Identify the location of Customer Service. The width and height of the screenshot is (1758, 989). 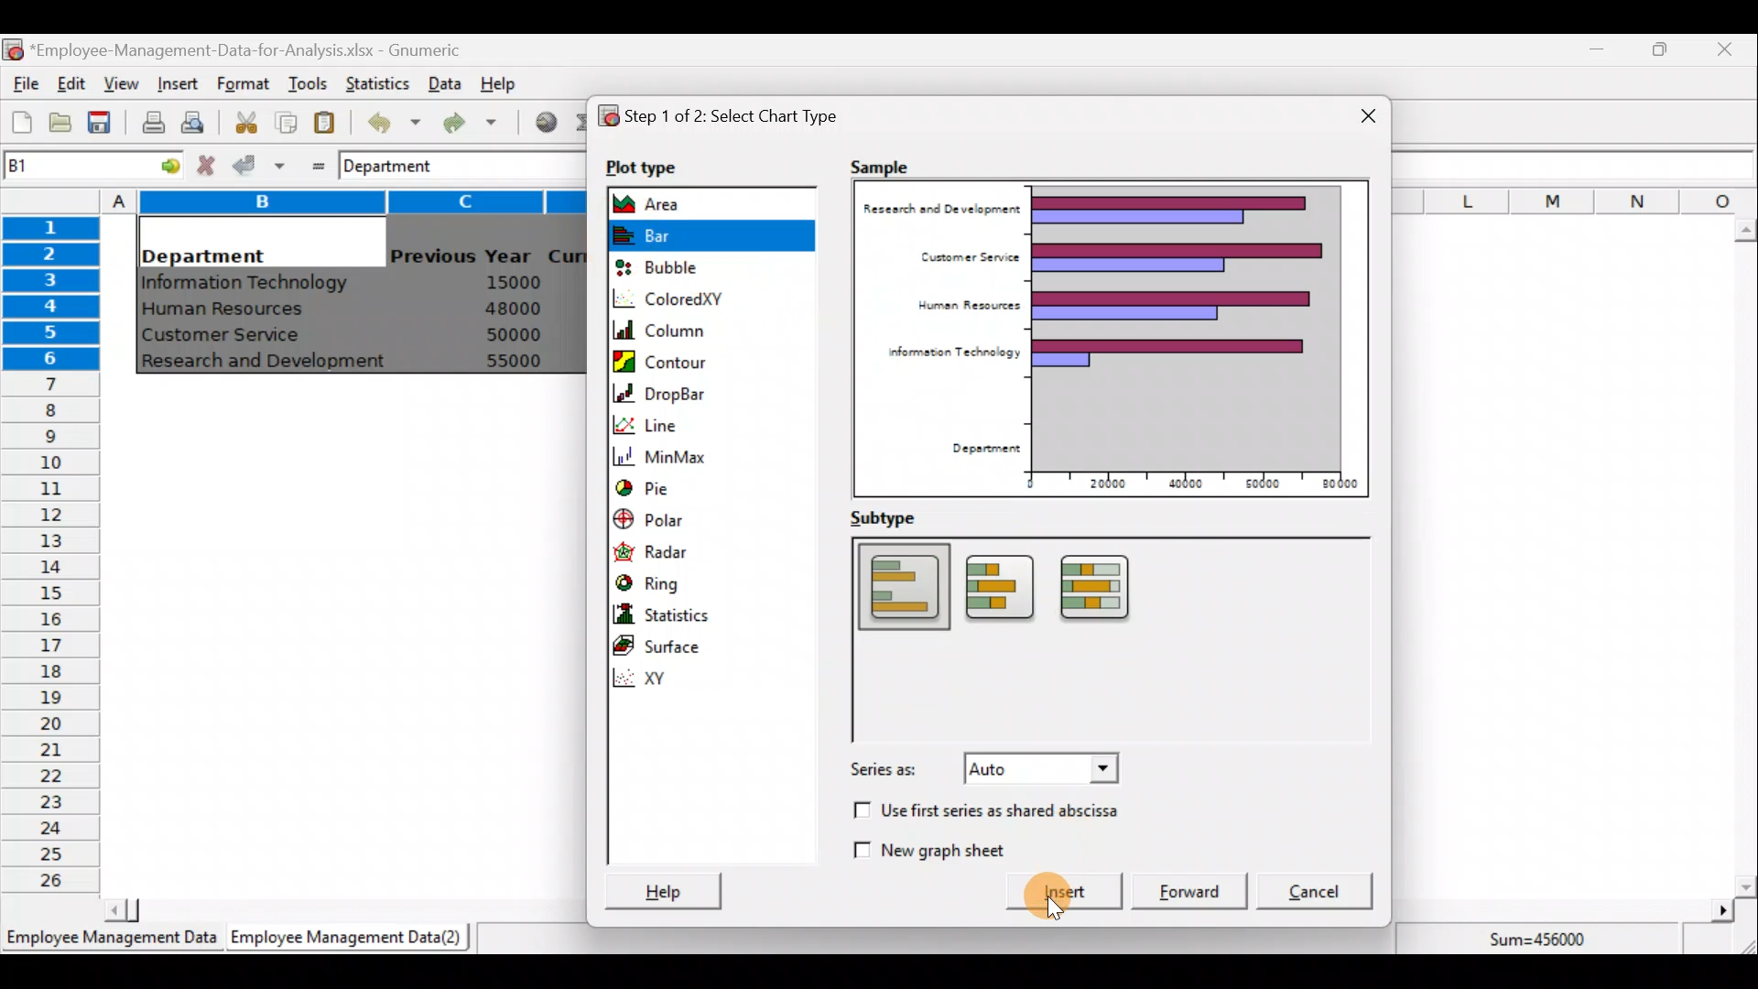
(225, 339).